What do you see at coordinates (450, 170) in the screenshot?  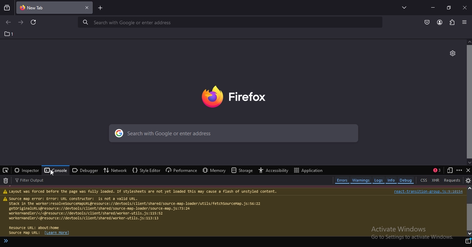 I see `responsive deign mode` at bounding box center [450, 170].